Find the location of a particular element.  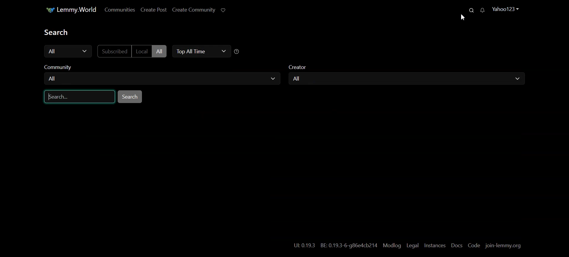

Community is located at coordinates (59, 66).